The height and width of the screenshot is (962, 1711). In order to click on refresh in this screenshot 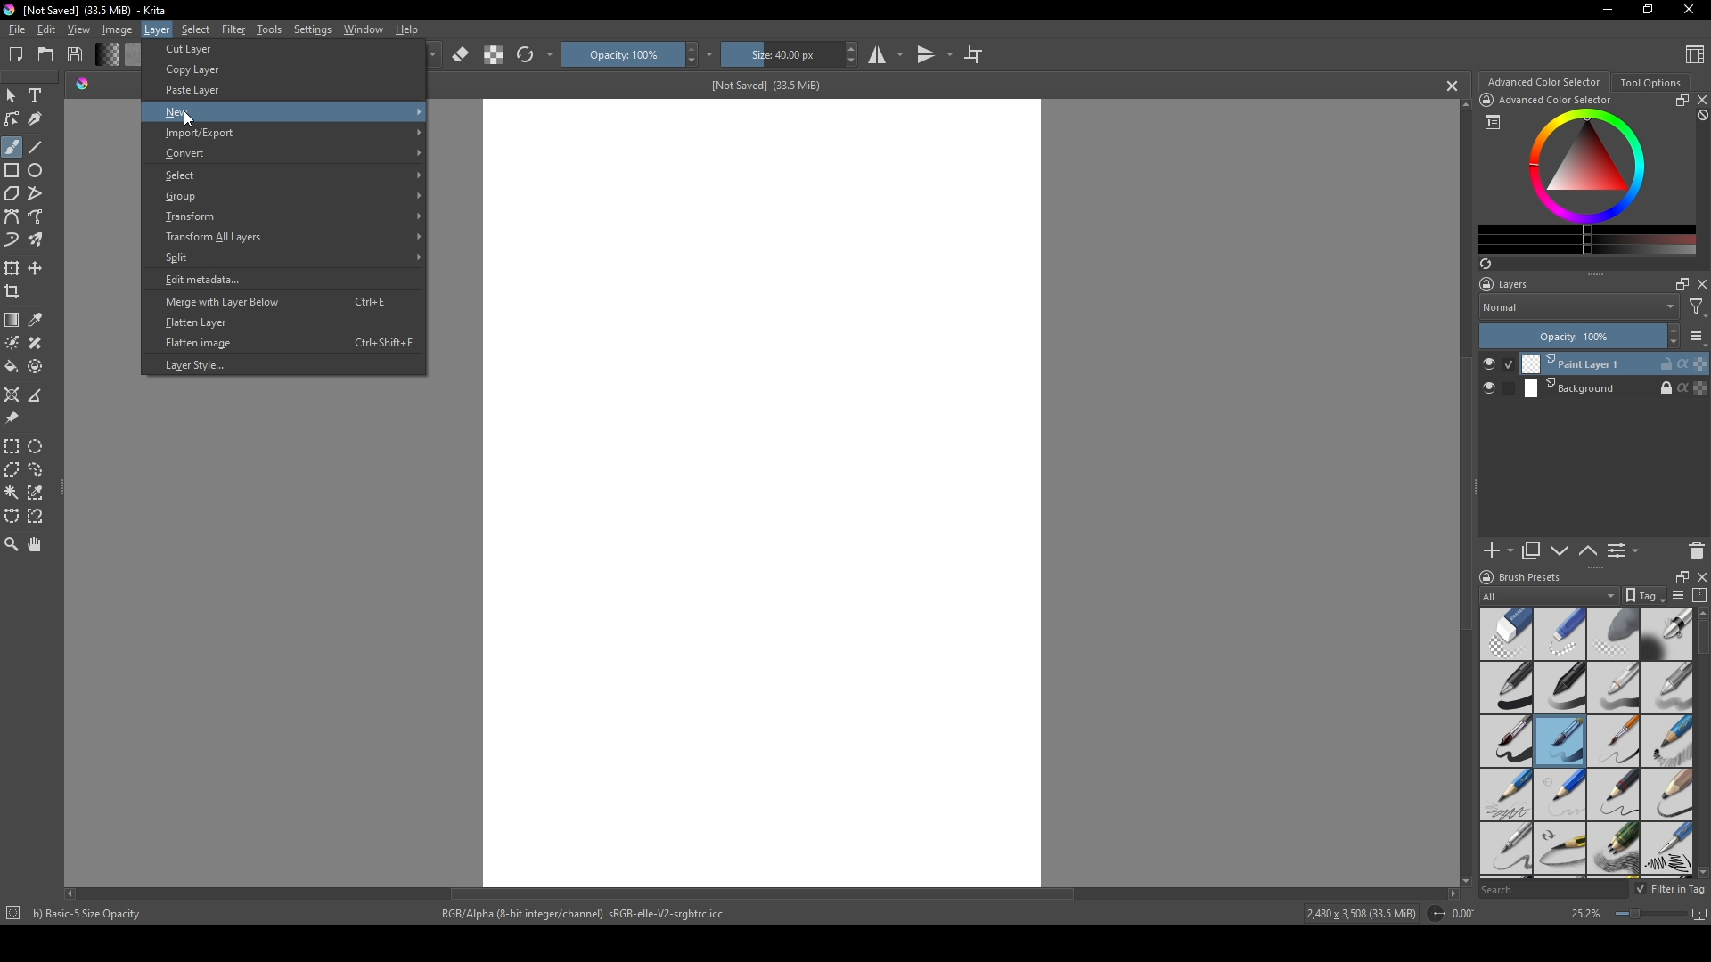, I will do `click(1485, 264)`.